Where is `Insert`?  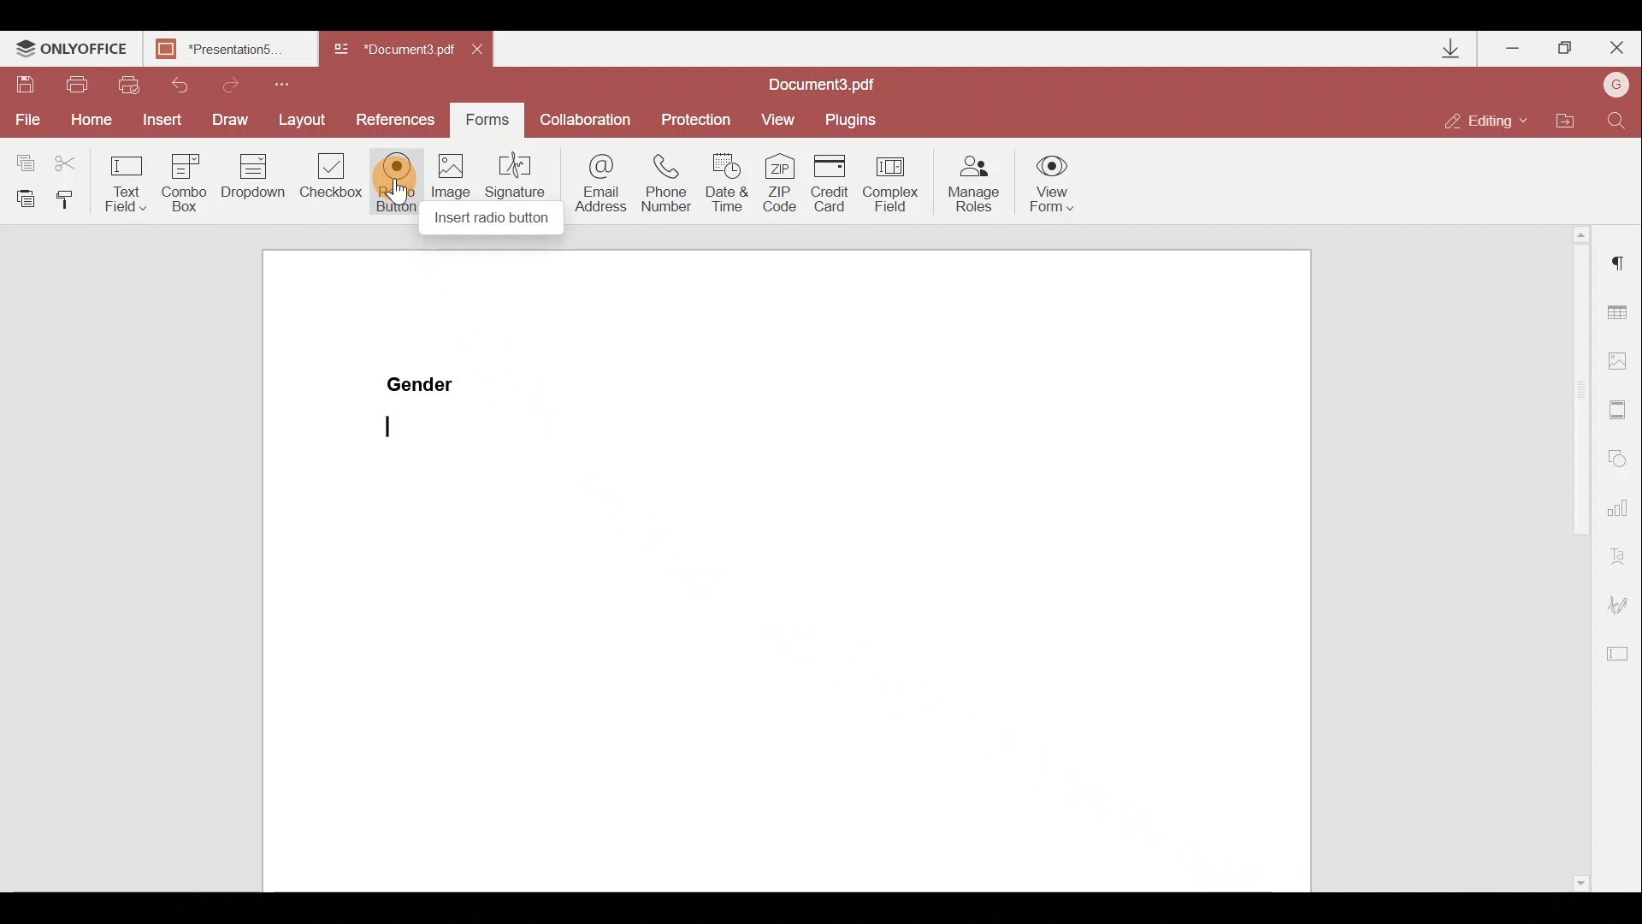 Insert is located at coordinates (160, 121).